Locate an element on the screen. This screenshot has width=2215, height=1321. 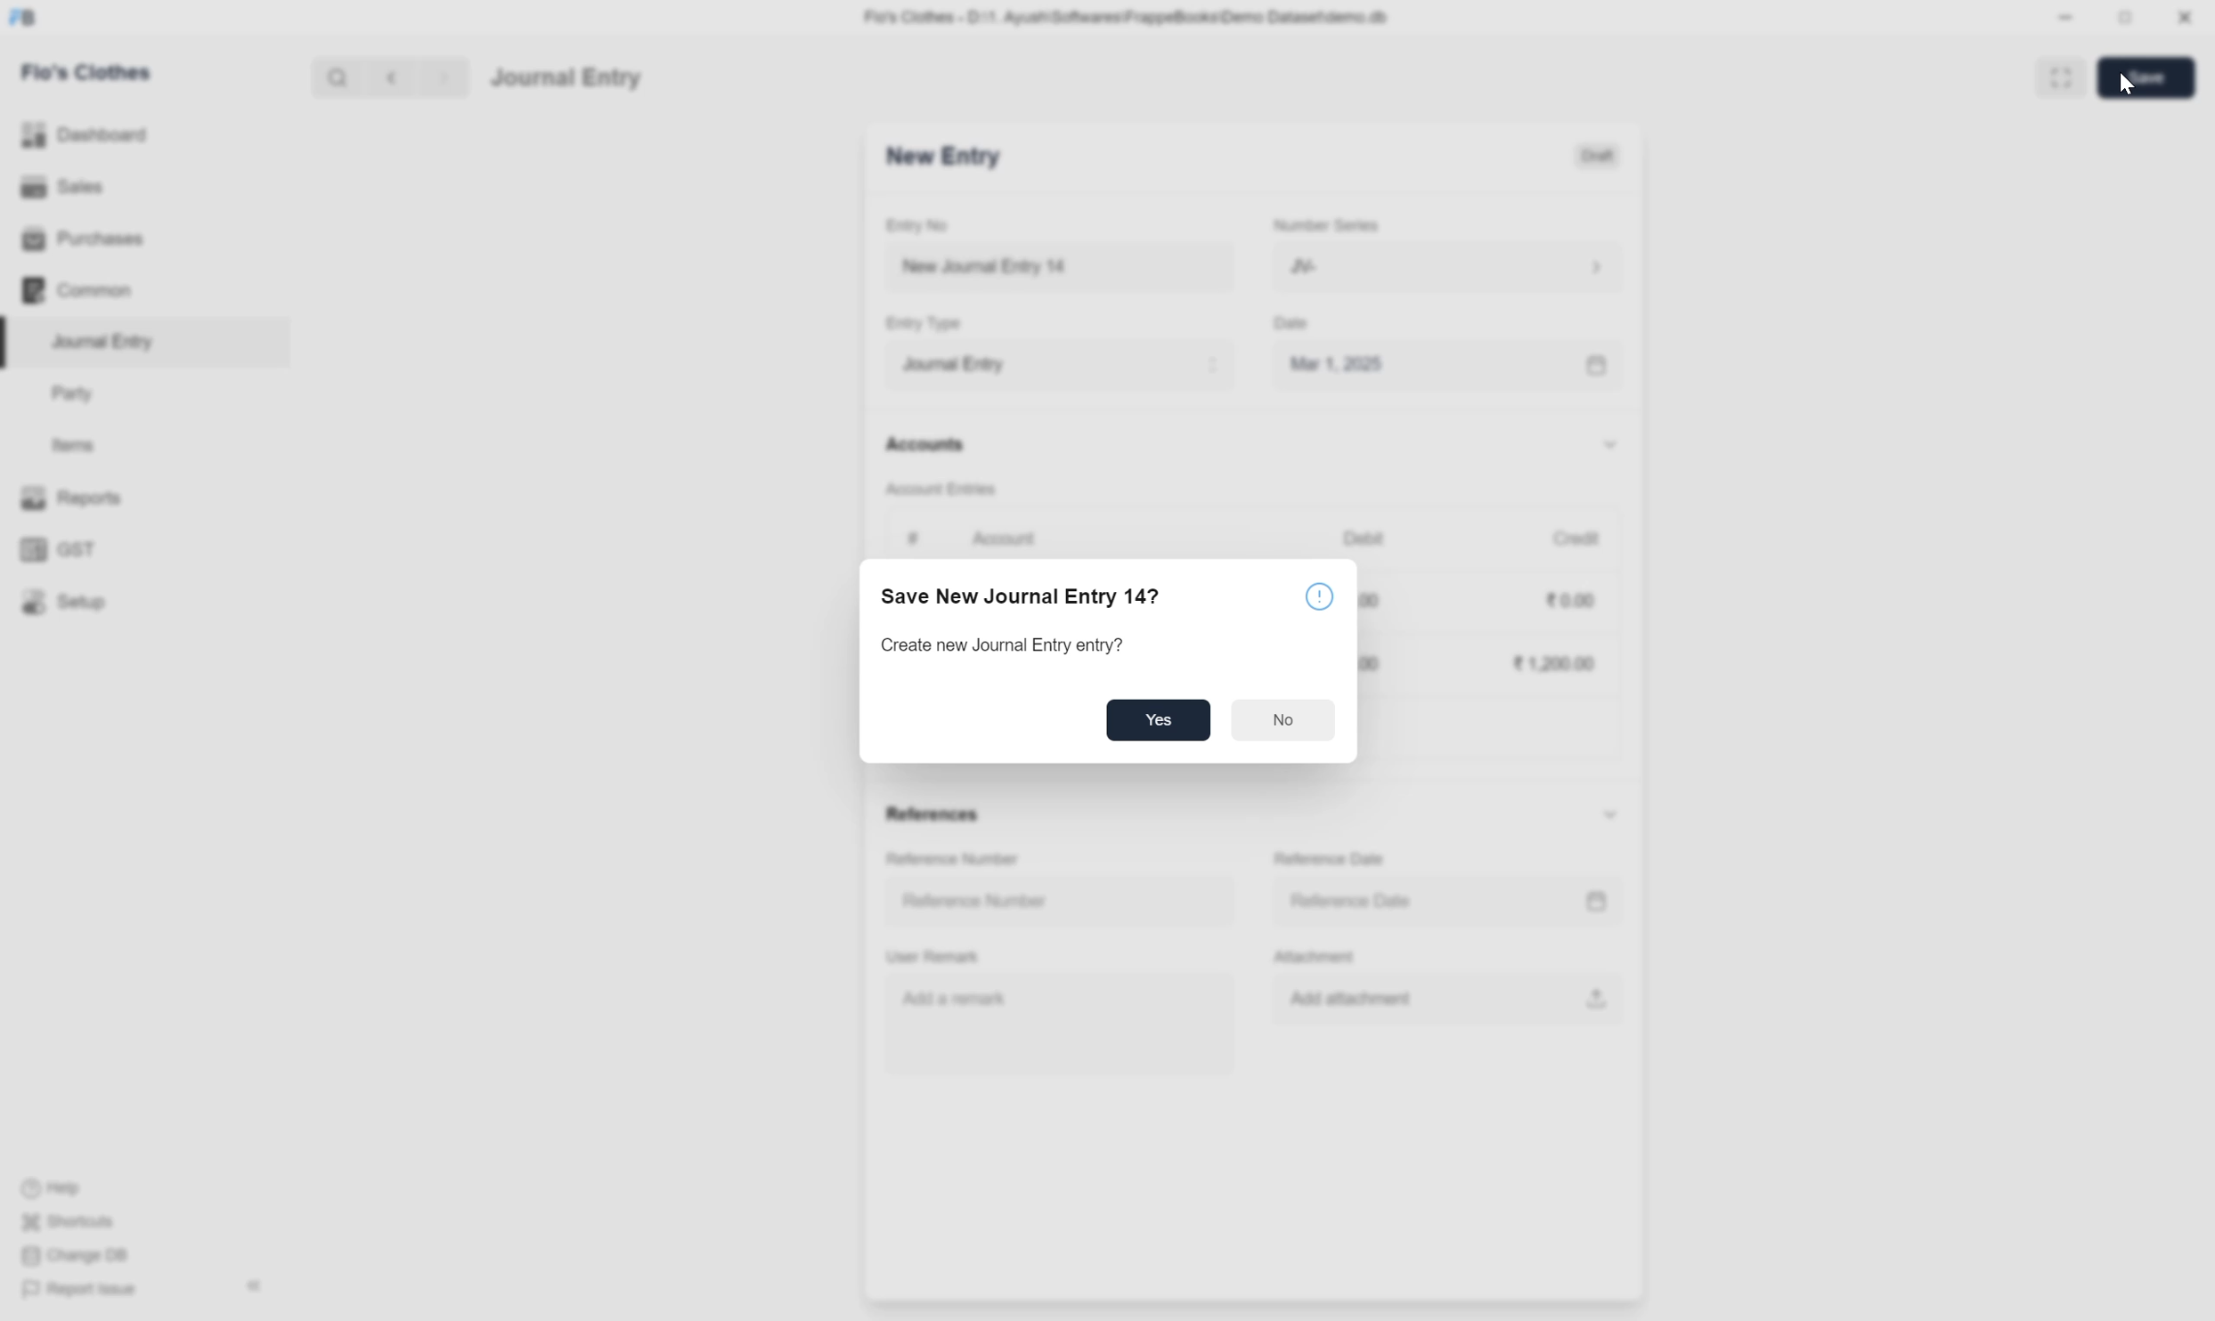
Flo's Clothes is located at coordinates (90, 72).